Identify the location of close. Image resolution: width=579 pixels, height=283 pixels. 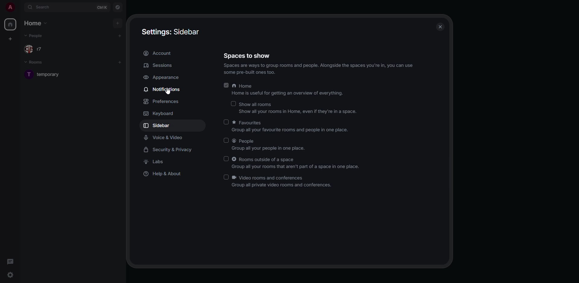
(440, 27).